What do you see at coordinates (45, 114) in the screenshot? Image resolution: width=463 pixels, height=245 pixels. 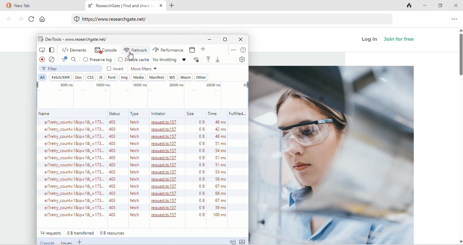 I see `name` at bounding box center [45, 114].